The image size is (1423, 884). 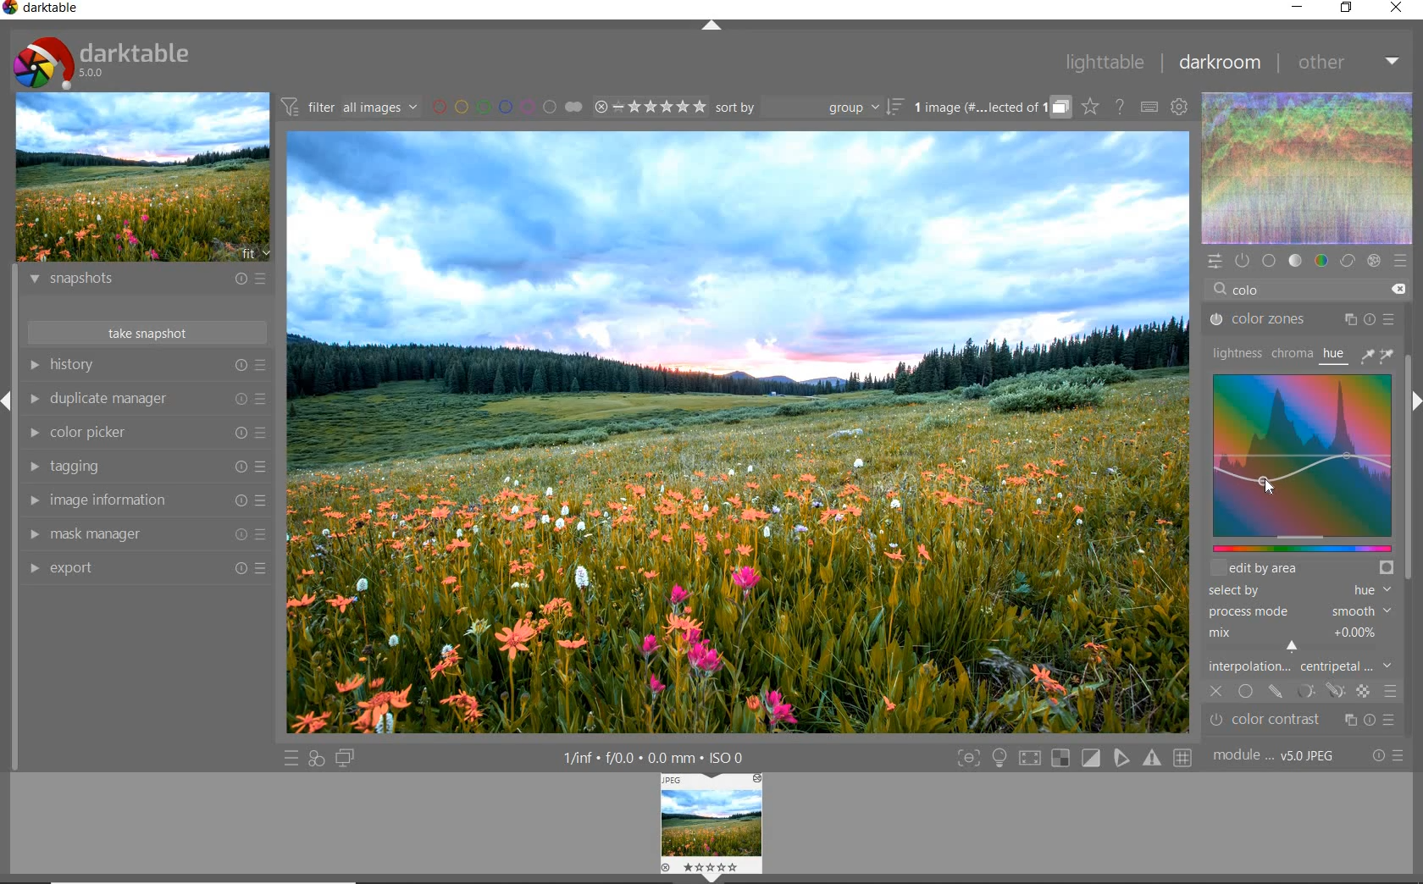 I want to click on delete, so click(x=1398, y=290).